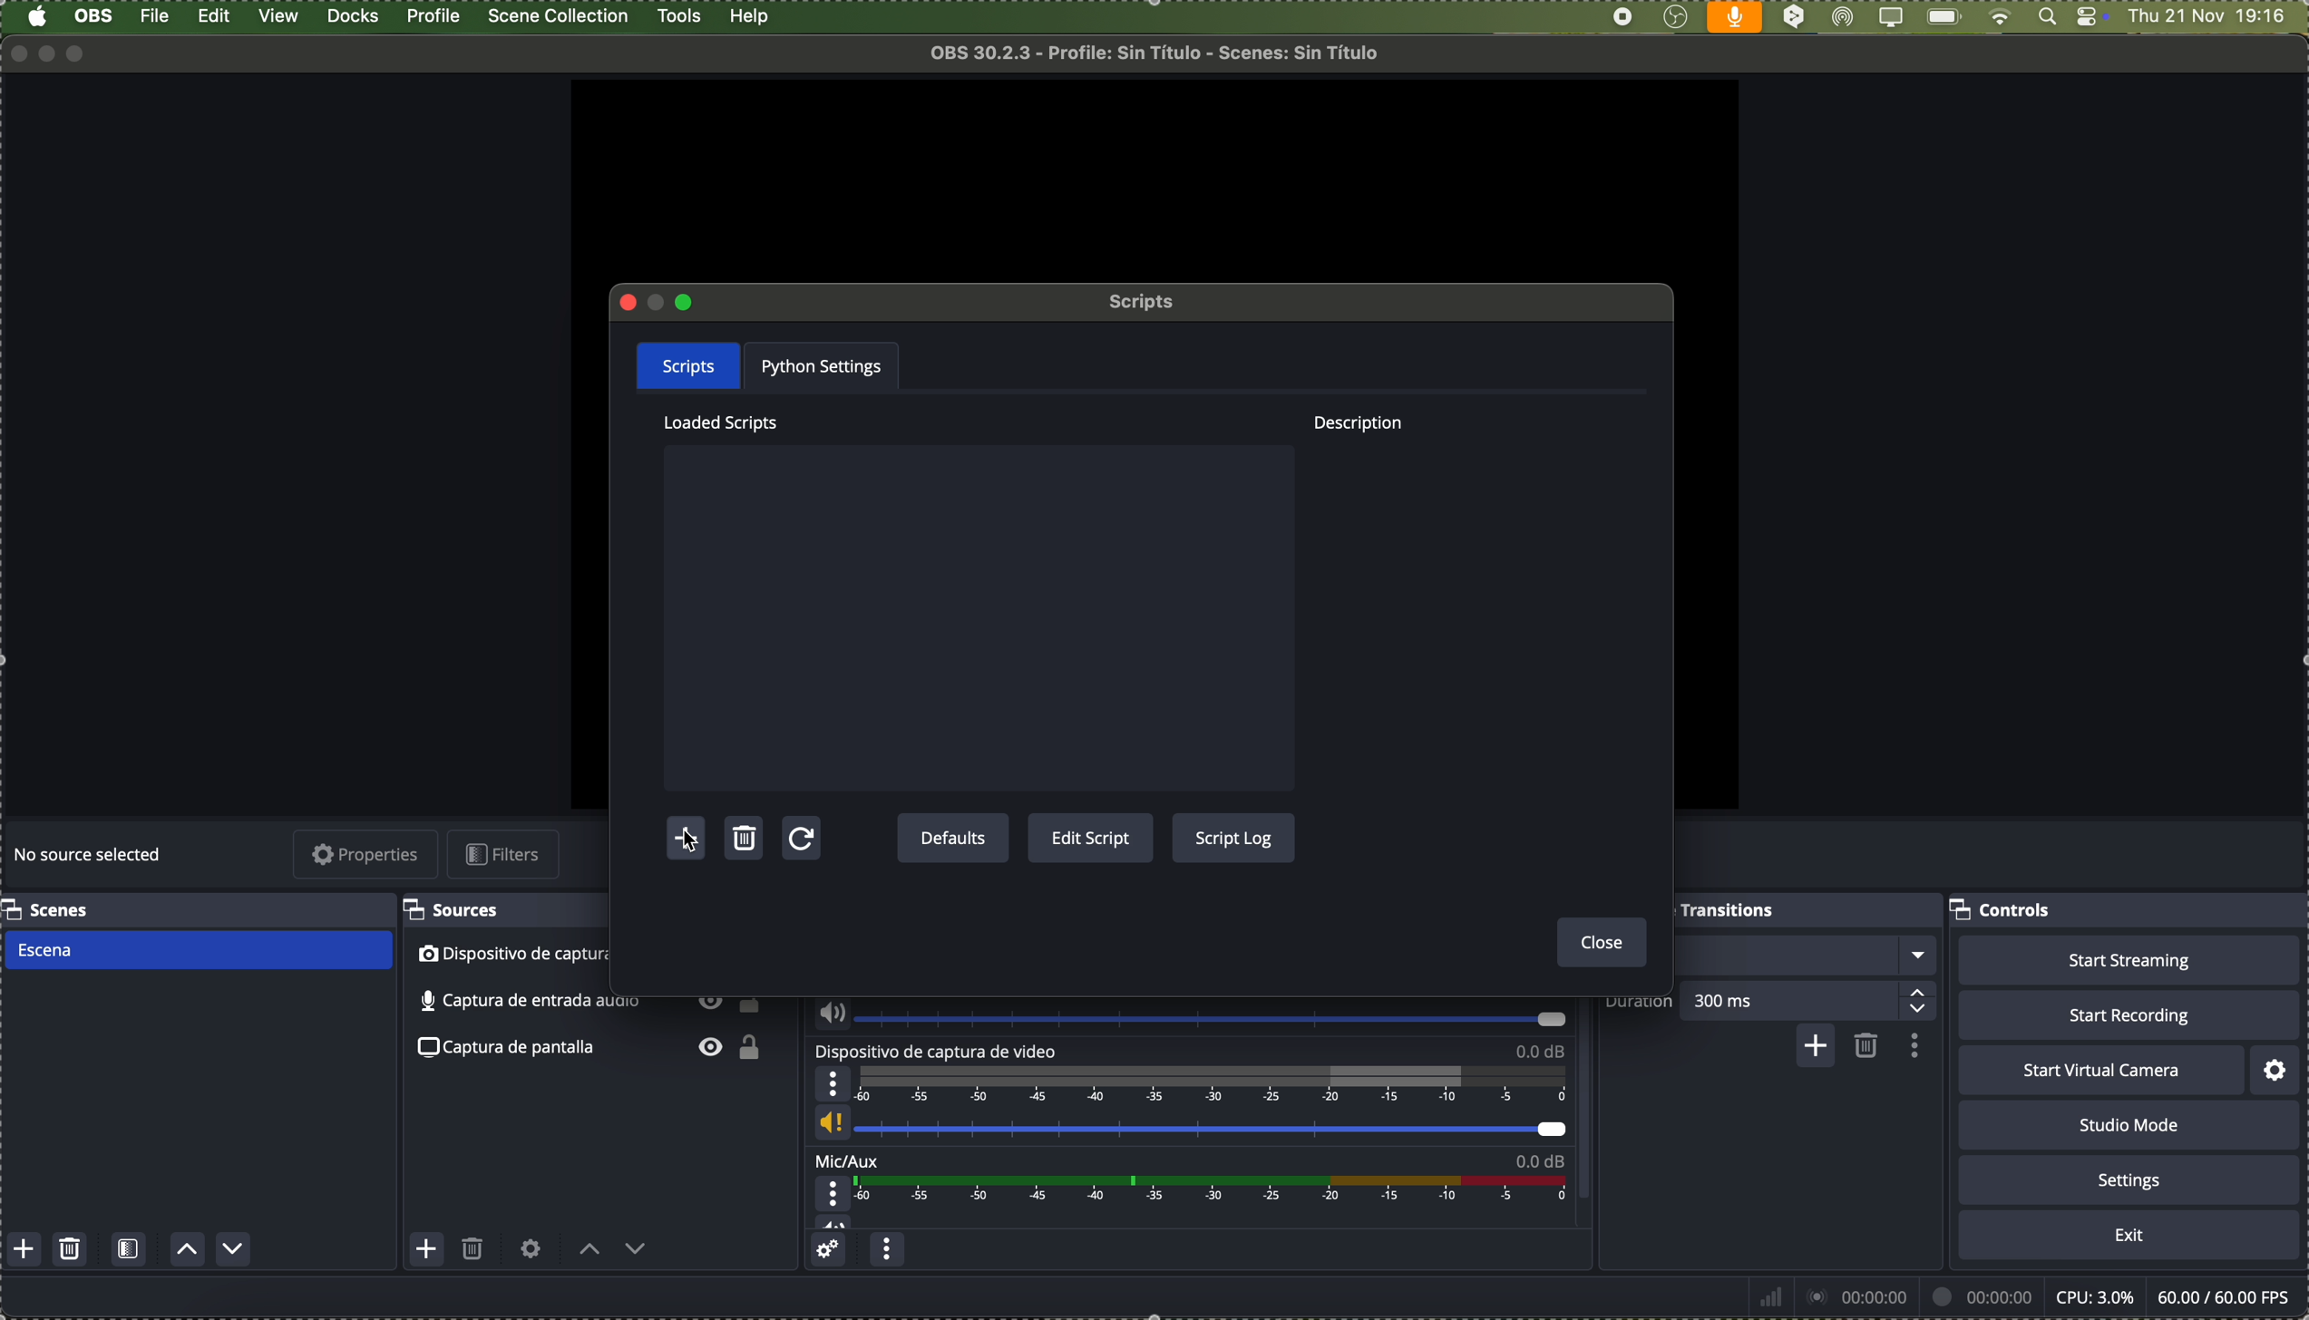 The width and height of the screenshot is (2309, 1320). Describe the element at coordinates (1943, 18) in the screenshot. I see `battery` at that location.